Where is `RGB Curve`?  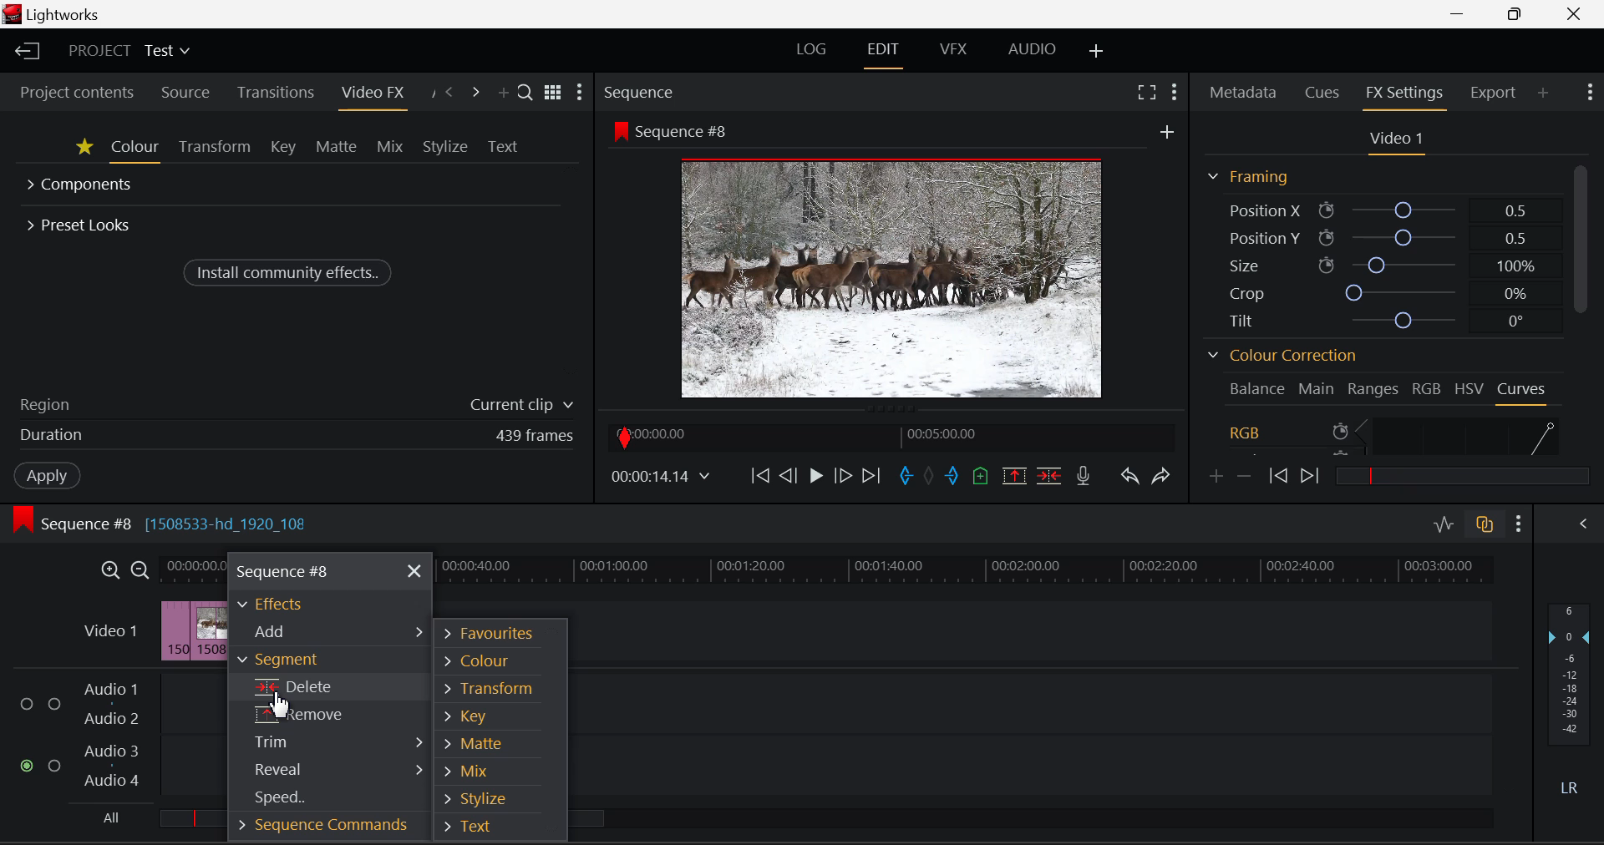 RGB Curve is located at coordinates (1393, 434).